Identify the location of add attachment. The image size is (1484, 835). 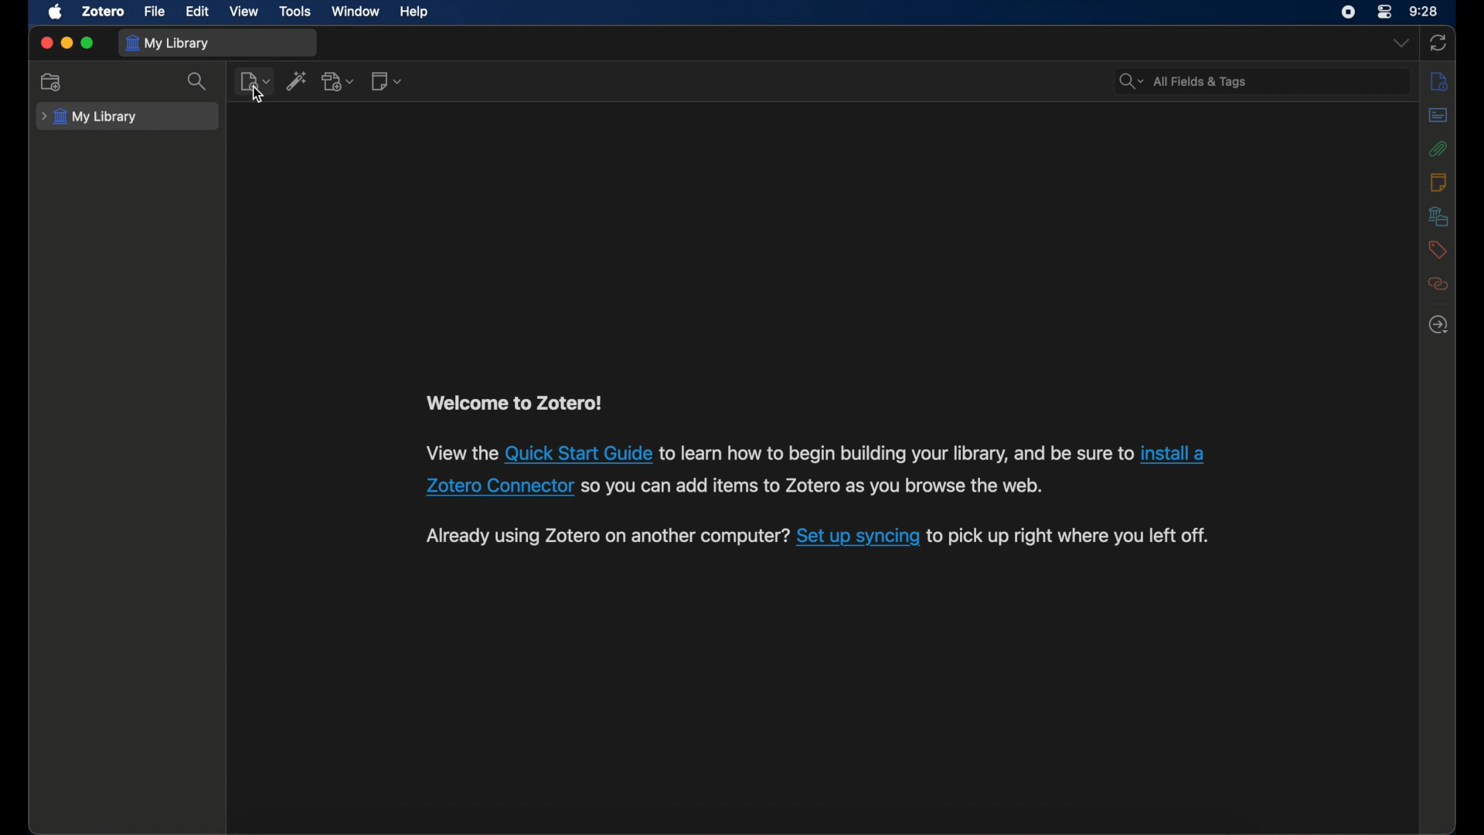
(338, 81).